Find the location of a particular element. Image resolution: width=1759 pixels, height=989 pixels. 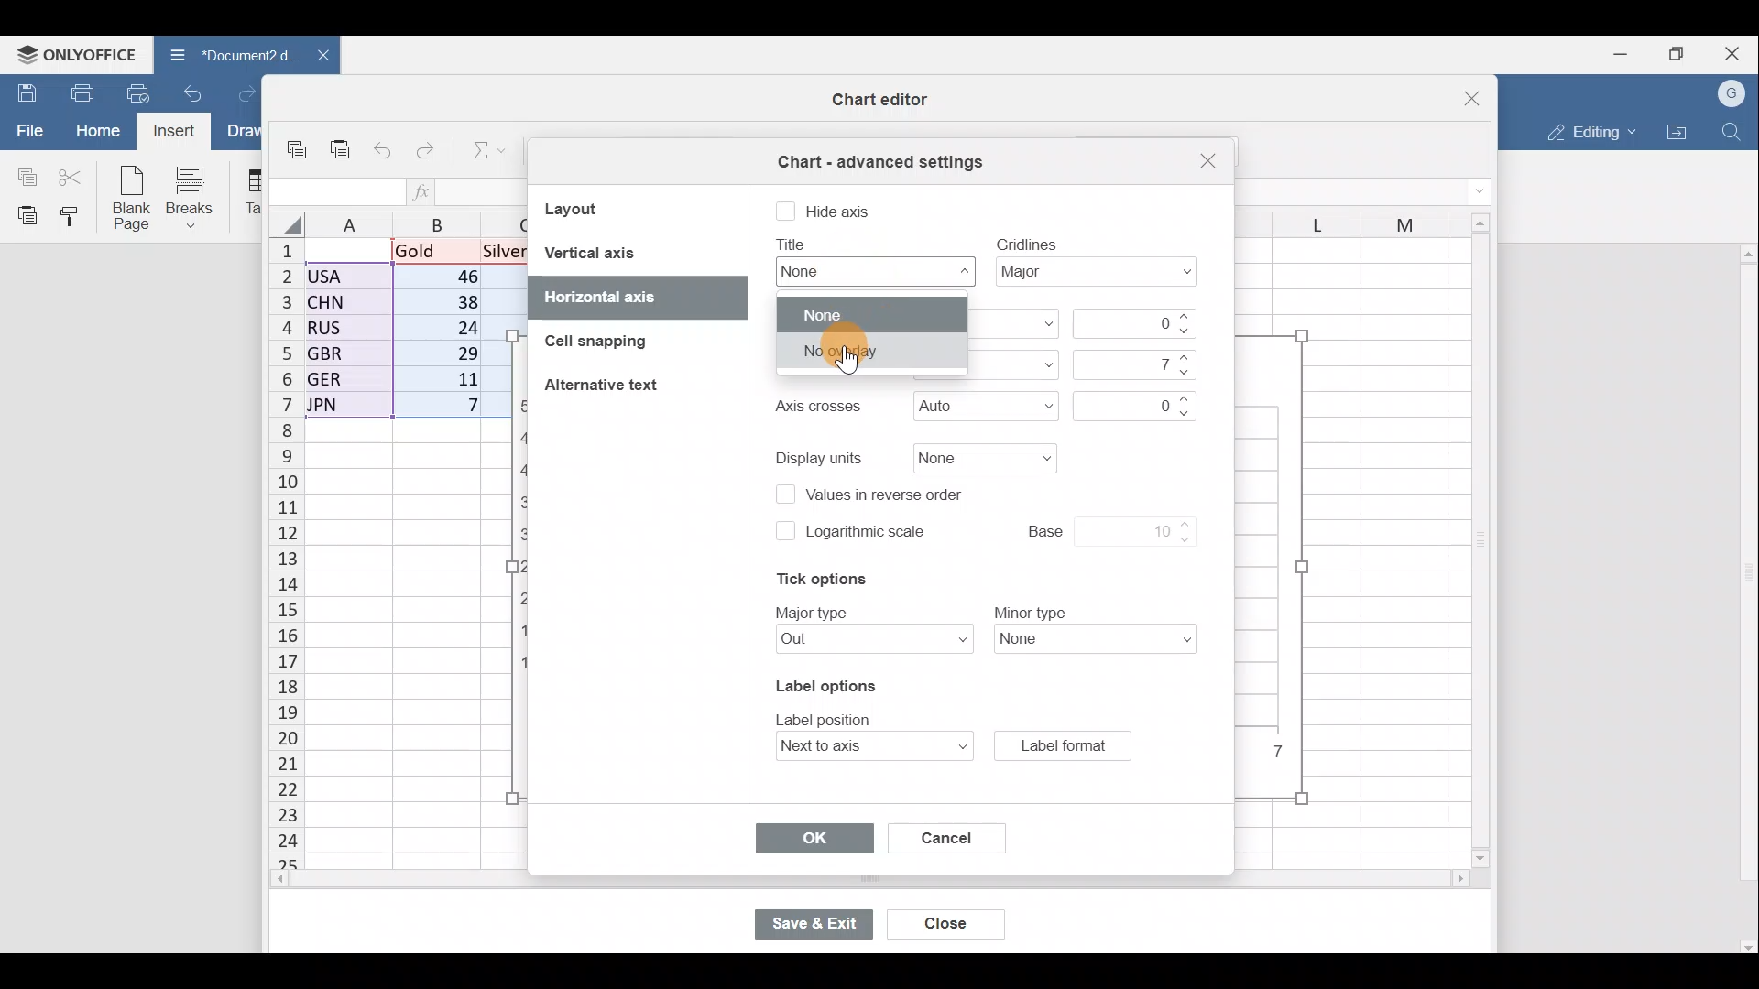

text is located at coordinates (829, 717).